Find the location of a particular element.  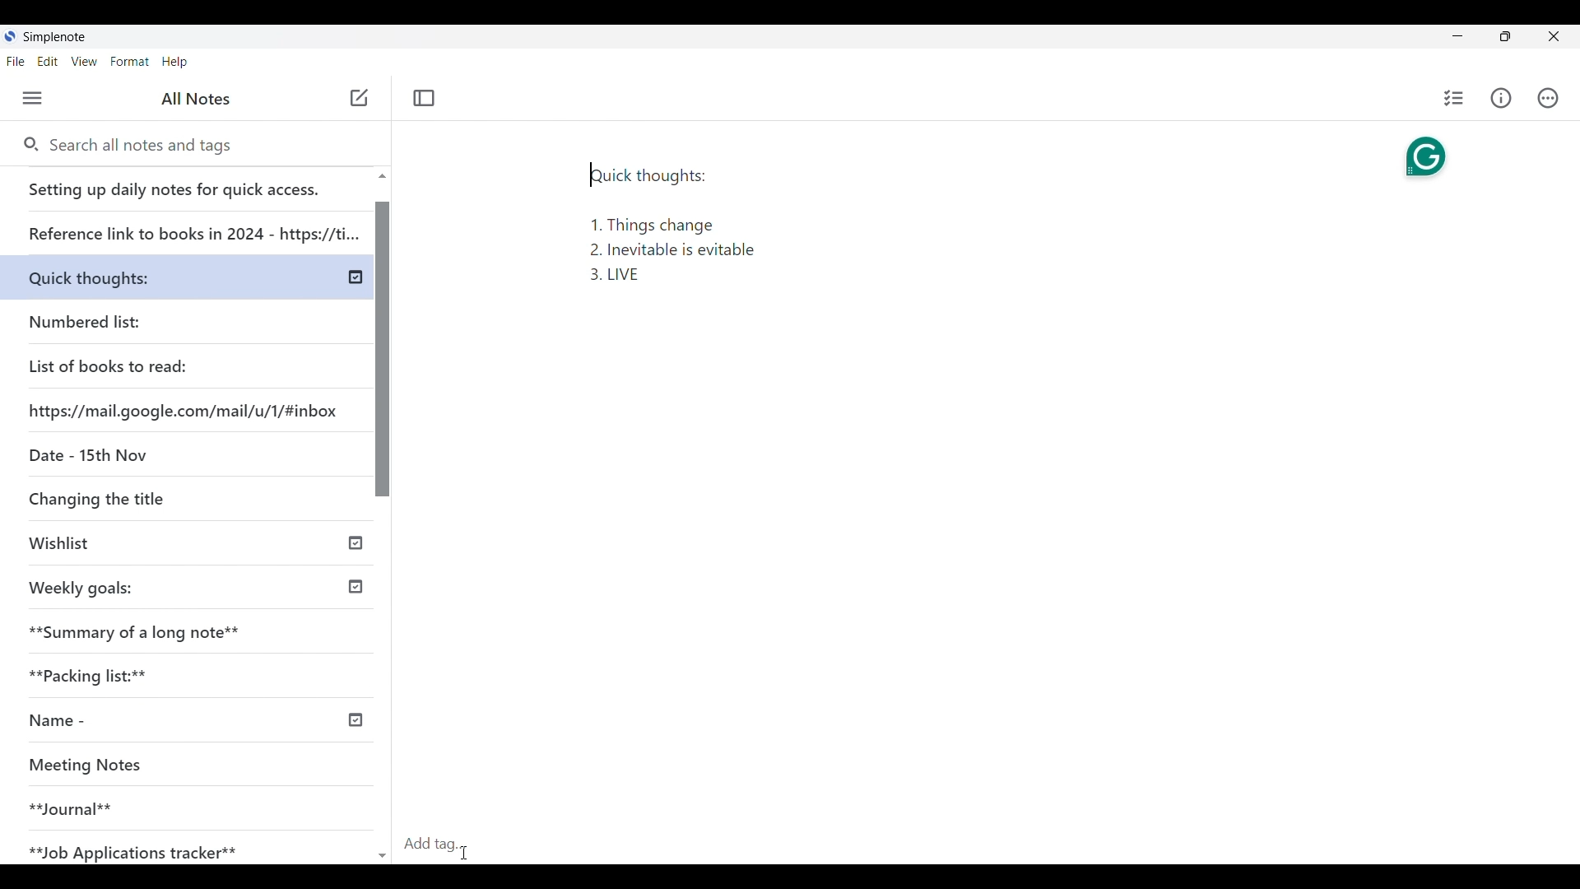

Menu is located at coordinates (32, 98).